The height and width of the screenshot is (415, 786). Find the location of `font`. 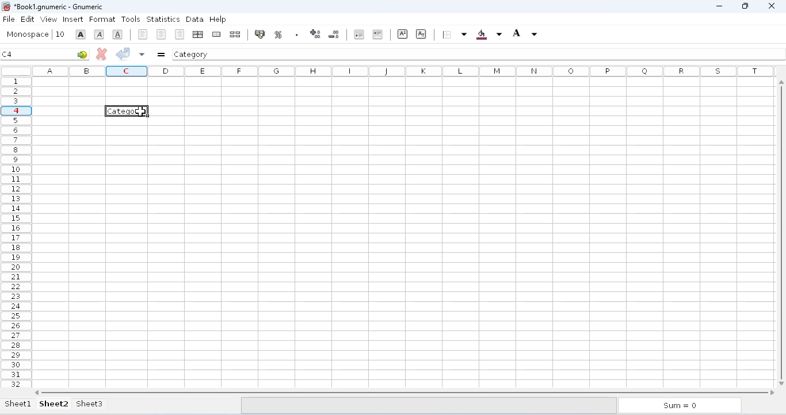

font is located at coordinates (27, 34).